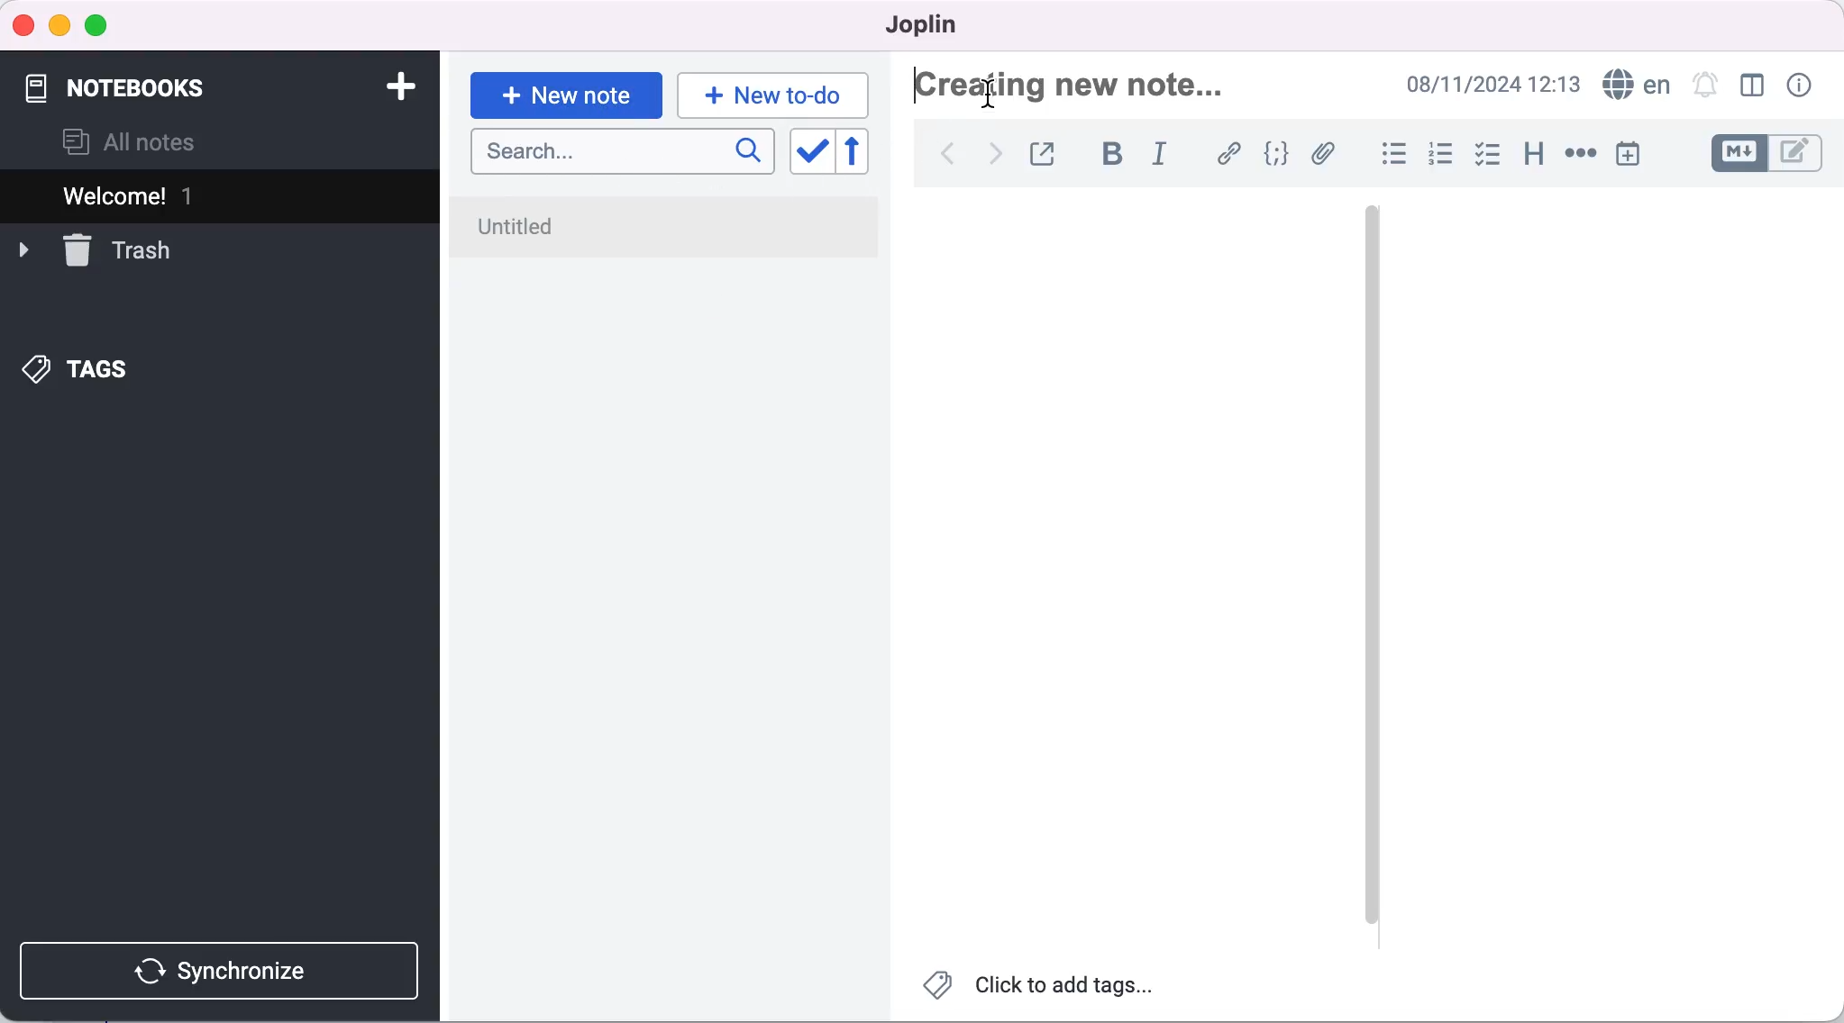 The image size is (1844, 1023). What do you see at coordinates (1443, 157) in the screenshot?
I see `numbered list` at bounding box center [1443, 157].